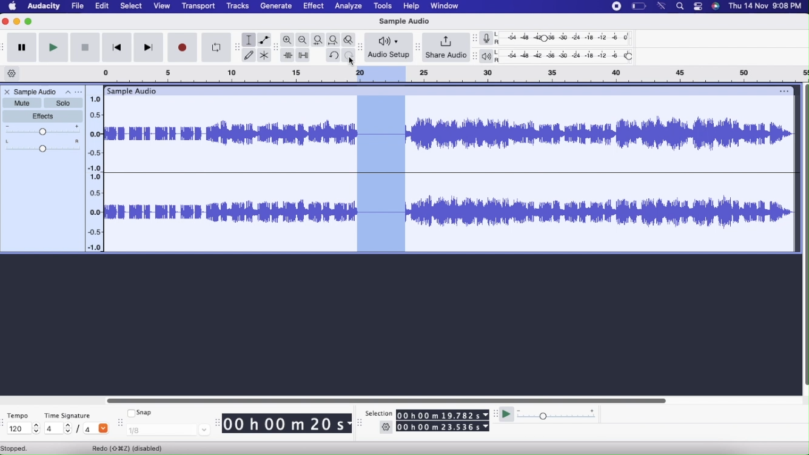  What do you see at coordinates (249, 55) in the screenshot?
I see `Draw tool` at bounding box center [249, 55].